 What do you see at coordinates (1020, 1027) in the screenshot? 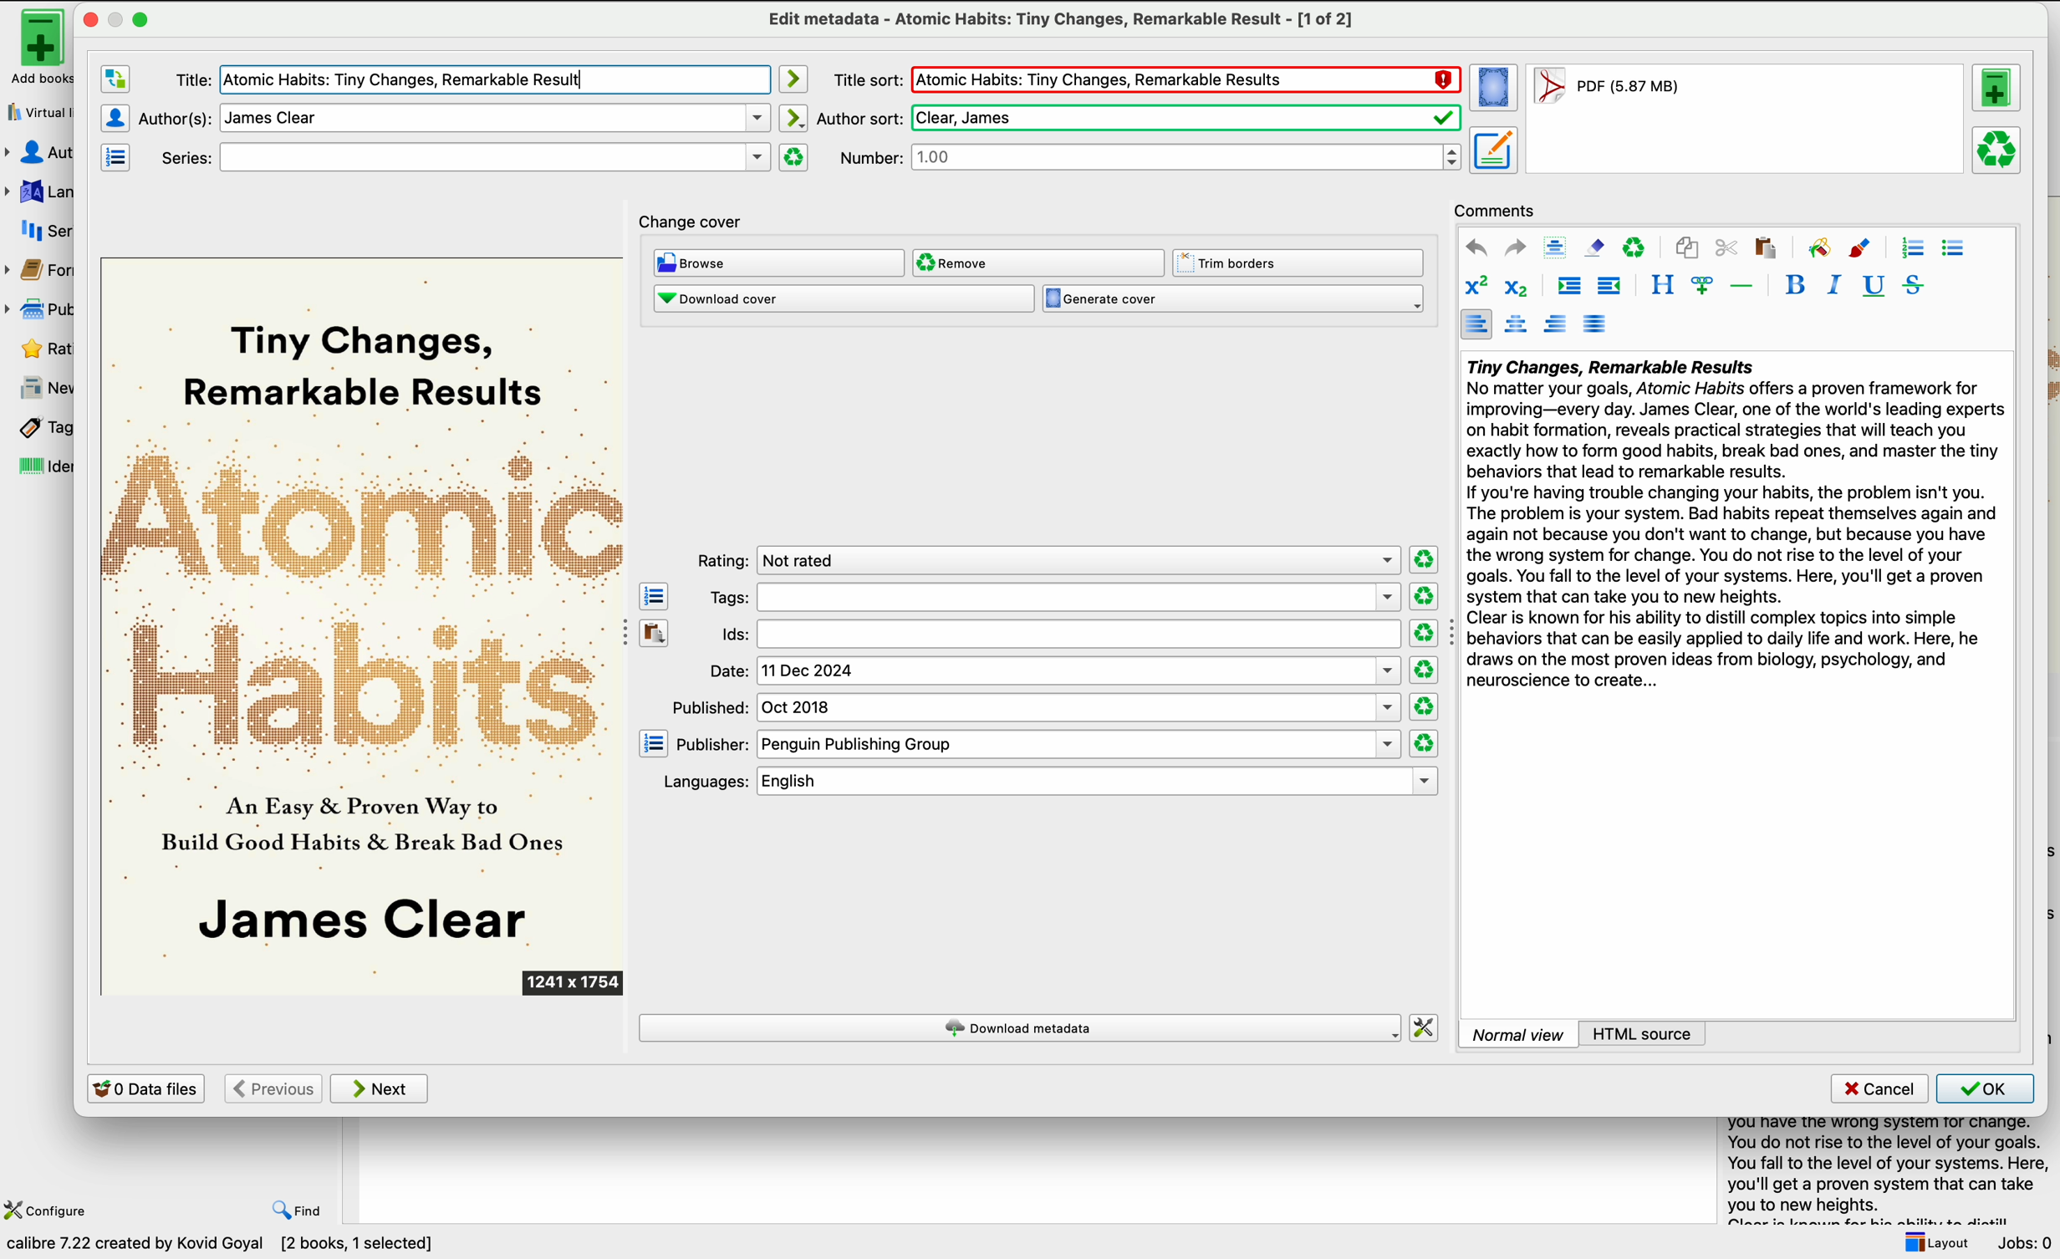
I see `download metadata` at bounding box center [1020, 1027].